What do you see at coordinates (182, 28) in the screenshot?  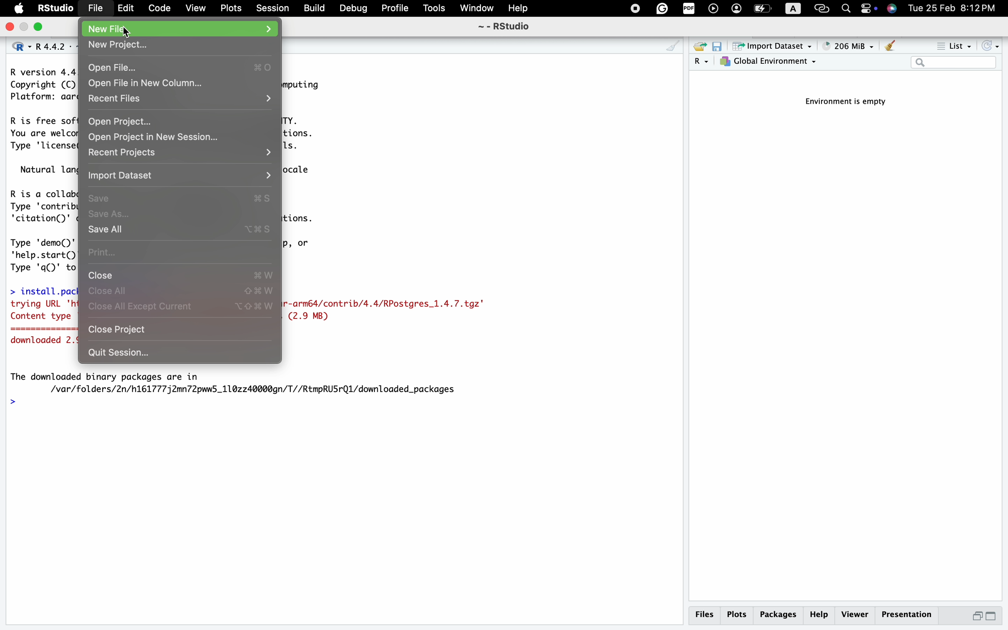 I see `New File` at bounding box center [182, 28].